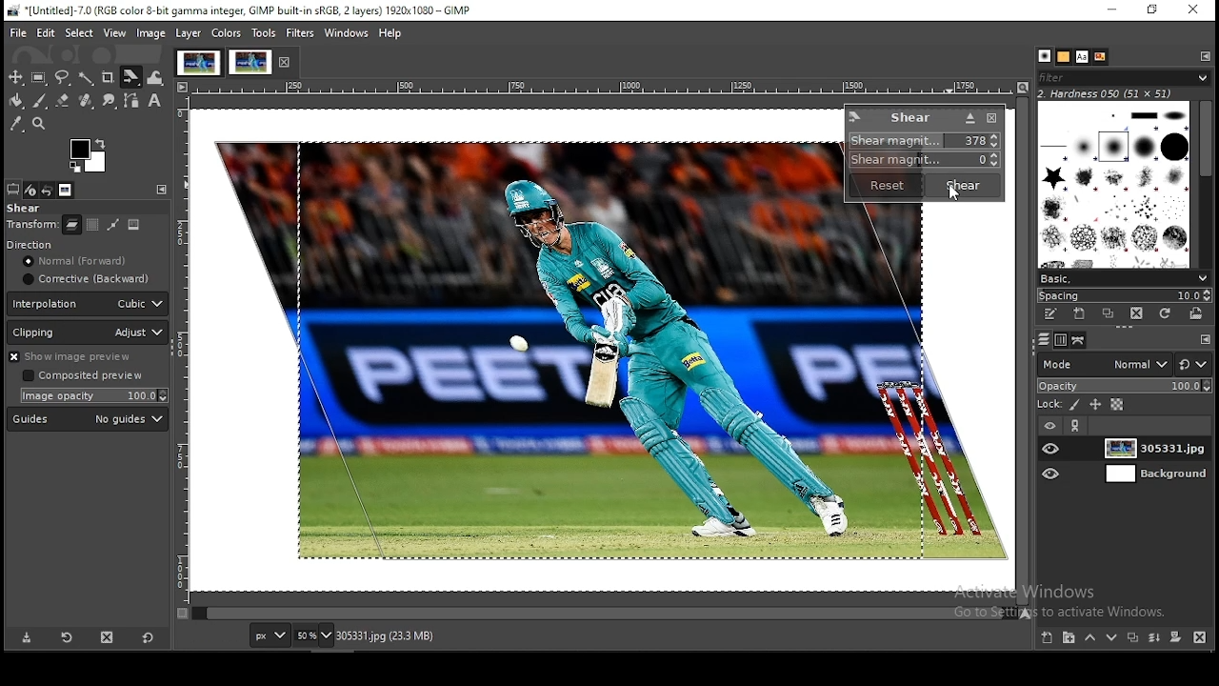 Image resolution: width=1219 pixels, height=686 pixels. What do you see at coordinates (571, 354) in the screenshot?
I see `image` at bounding box center [571, 354].